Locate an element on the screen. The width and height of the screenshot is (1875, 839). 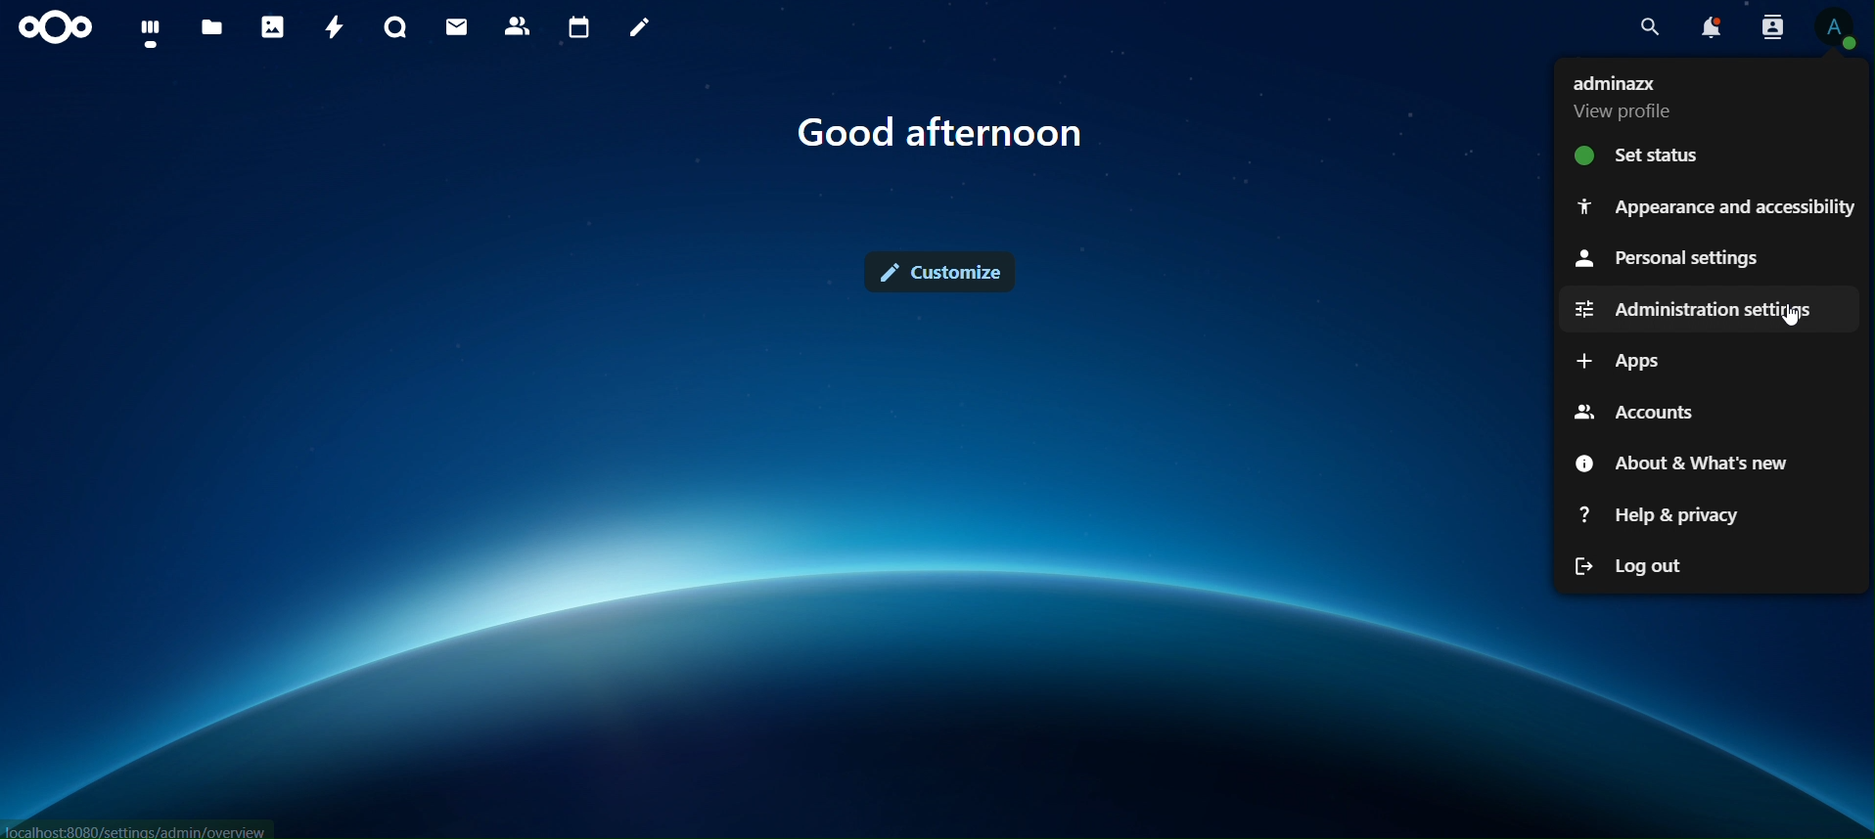
calendar is located at coordinates (582, 27).